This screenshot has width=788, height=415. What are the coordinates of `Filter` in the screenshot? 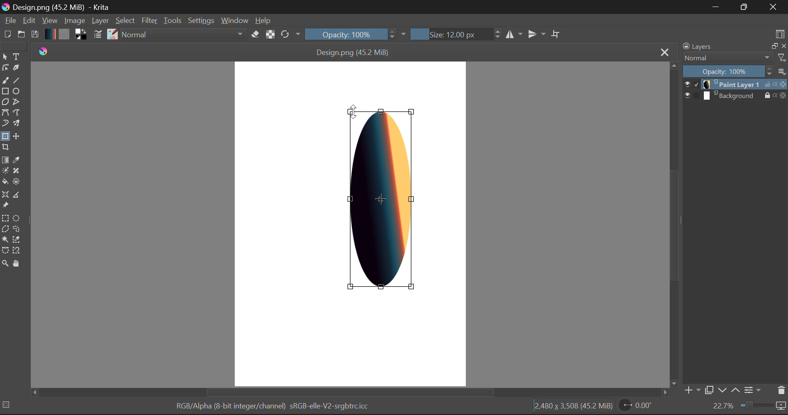 It's located at (150, 21).